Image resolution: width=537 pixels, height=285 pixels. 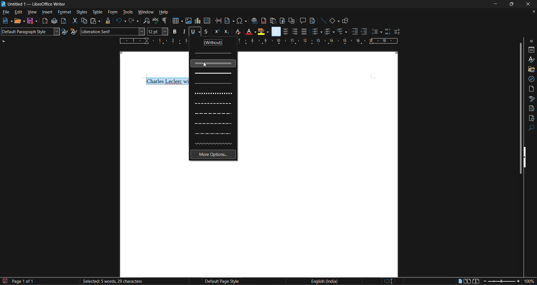 What do you see at coordinates (335, 21) in the screenshot?
I see `basic shapes` at bounding box center [335, 21].